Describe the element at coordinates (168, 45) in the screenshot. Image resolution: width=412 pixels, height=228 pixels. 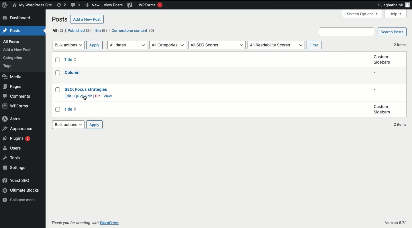
I see `All categories` at that location.